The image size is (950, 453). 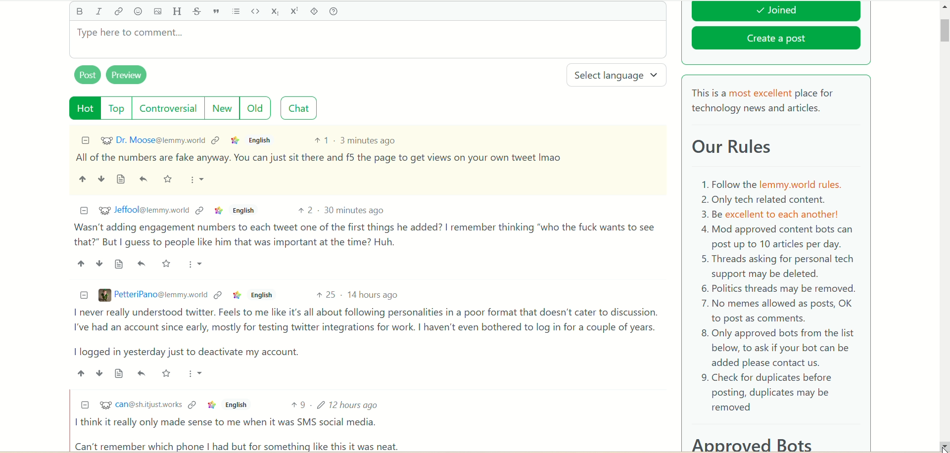 I want to click on Collapse, so click(x=84, y=211).